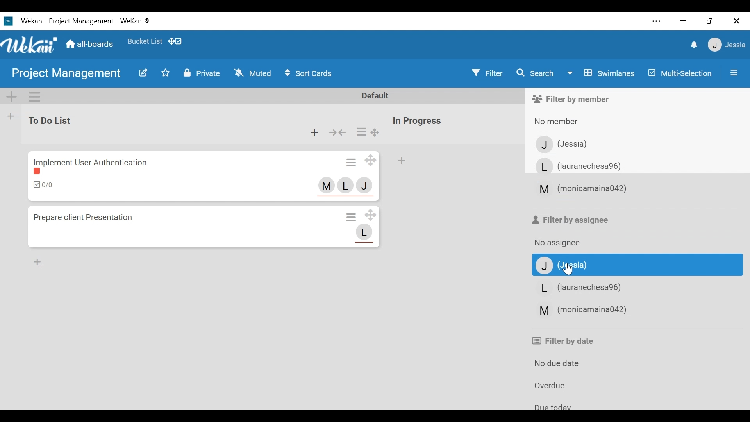 The width and height of the screenshot is (750, 422). What do you see at coordinates (325, 186) in the screenshot?
I see `member` at bounding box center [325, 186].